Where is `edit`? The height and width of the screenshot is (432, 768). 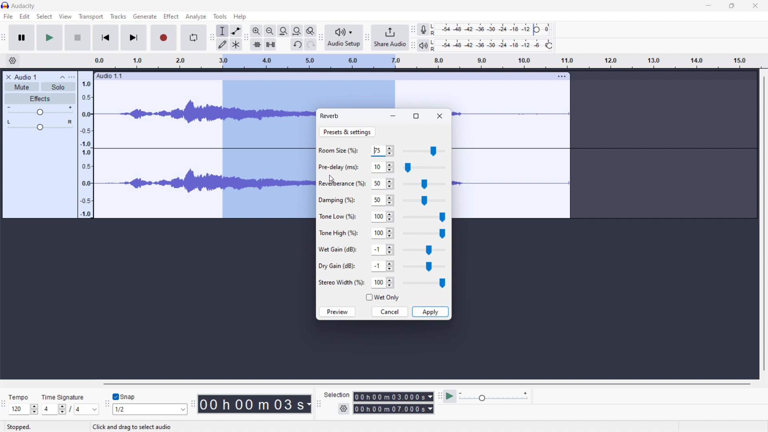 edit is located at coordinates (25, 16).